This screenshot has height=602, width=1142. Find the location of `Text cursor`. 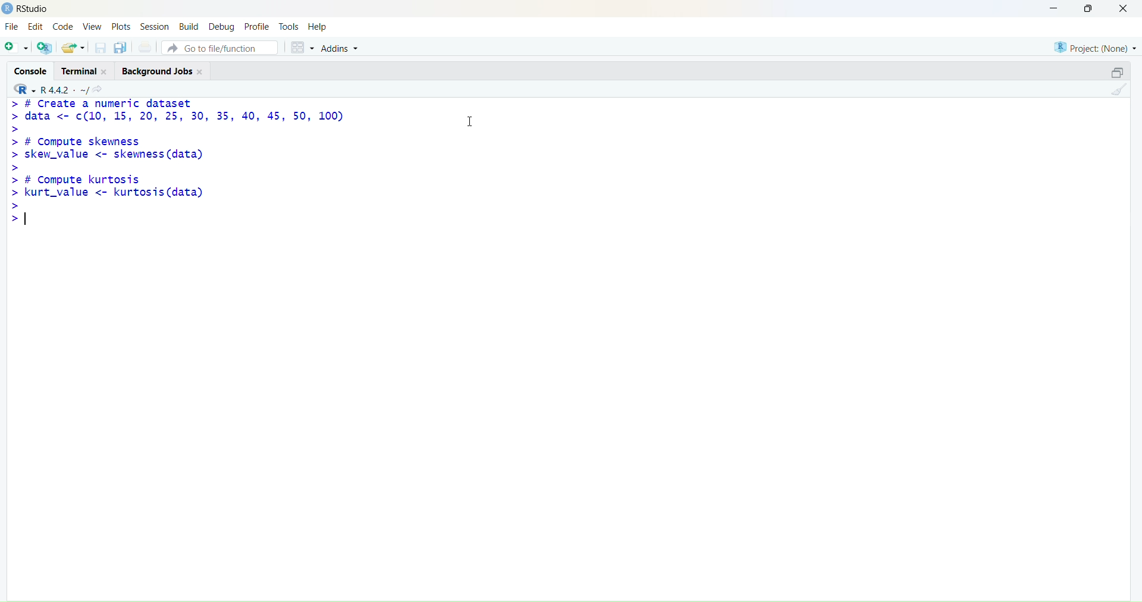

Text cursor is located at coordinates (473, 120).